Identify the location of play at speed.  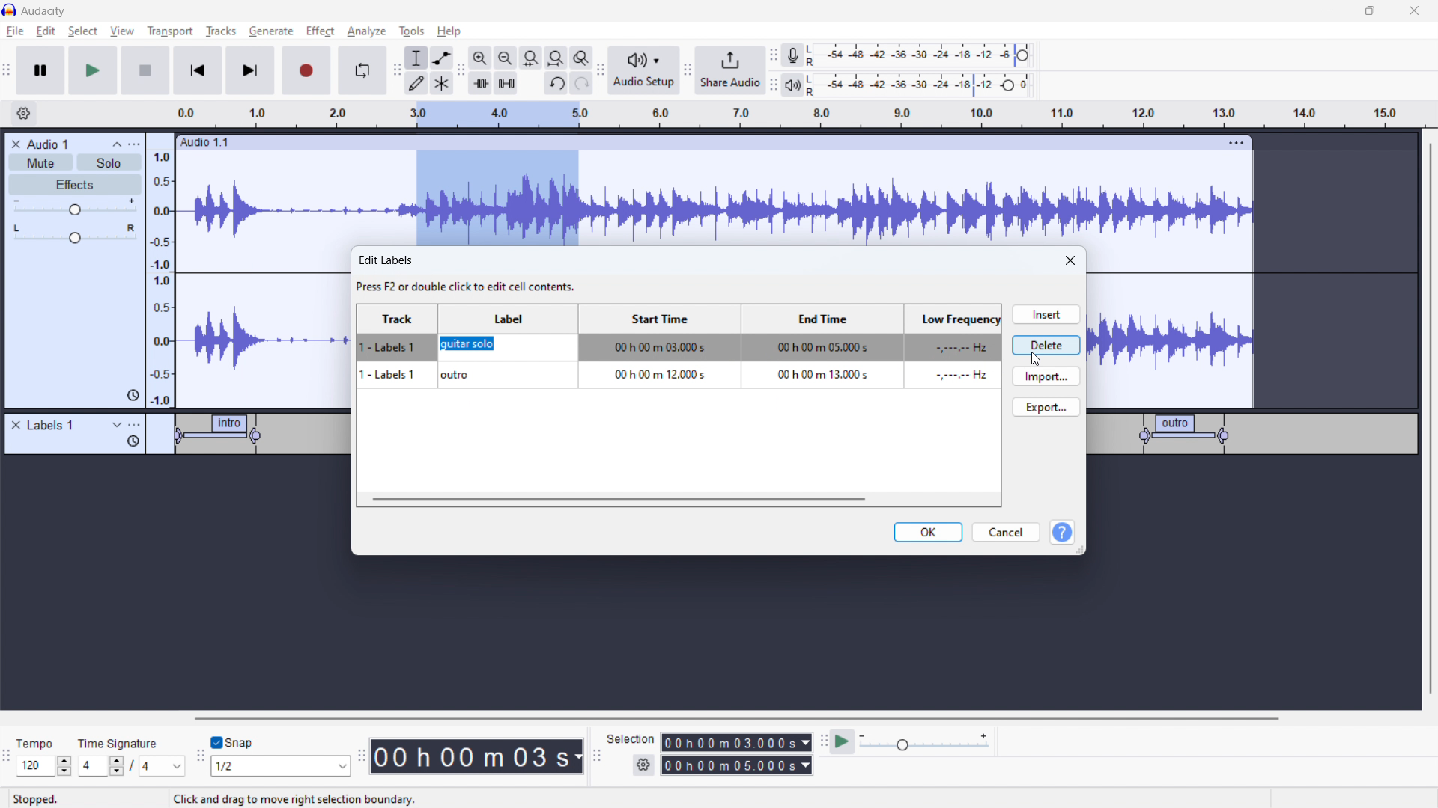
(842, 741).